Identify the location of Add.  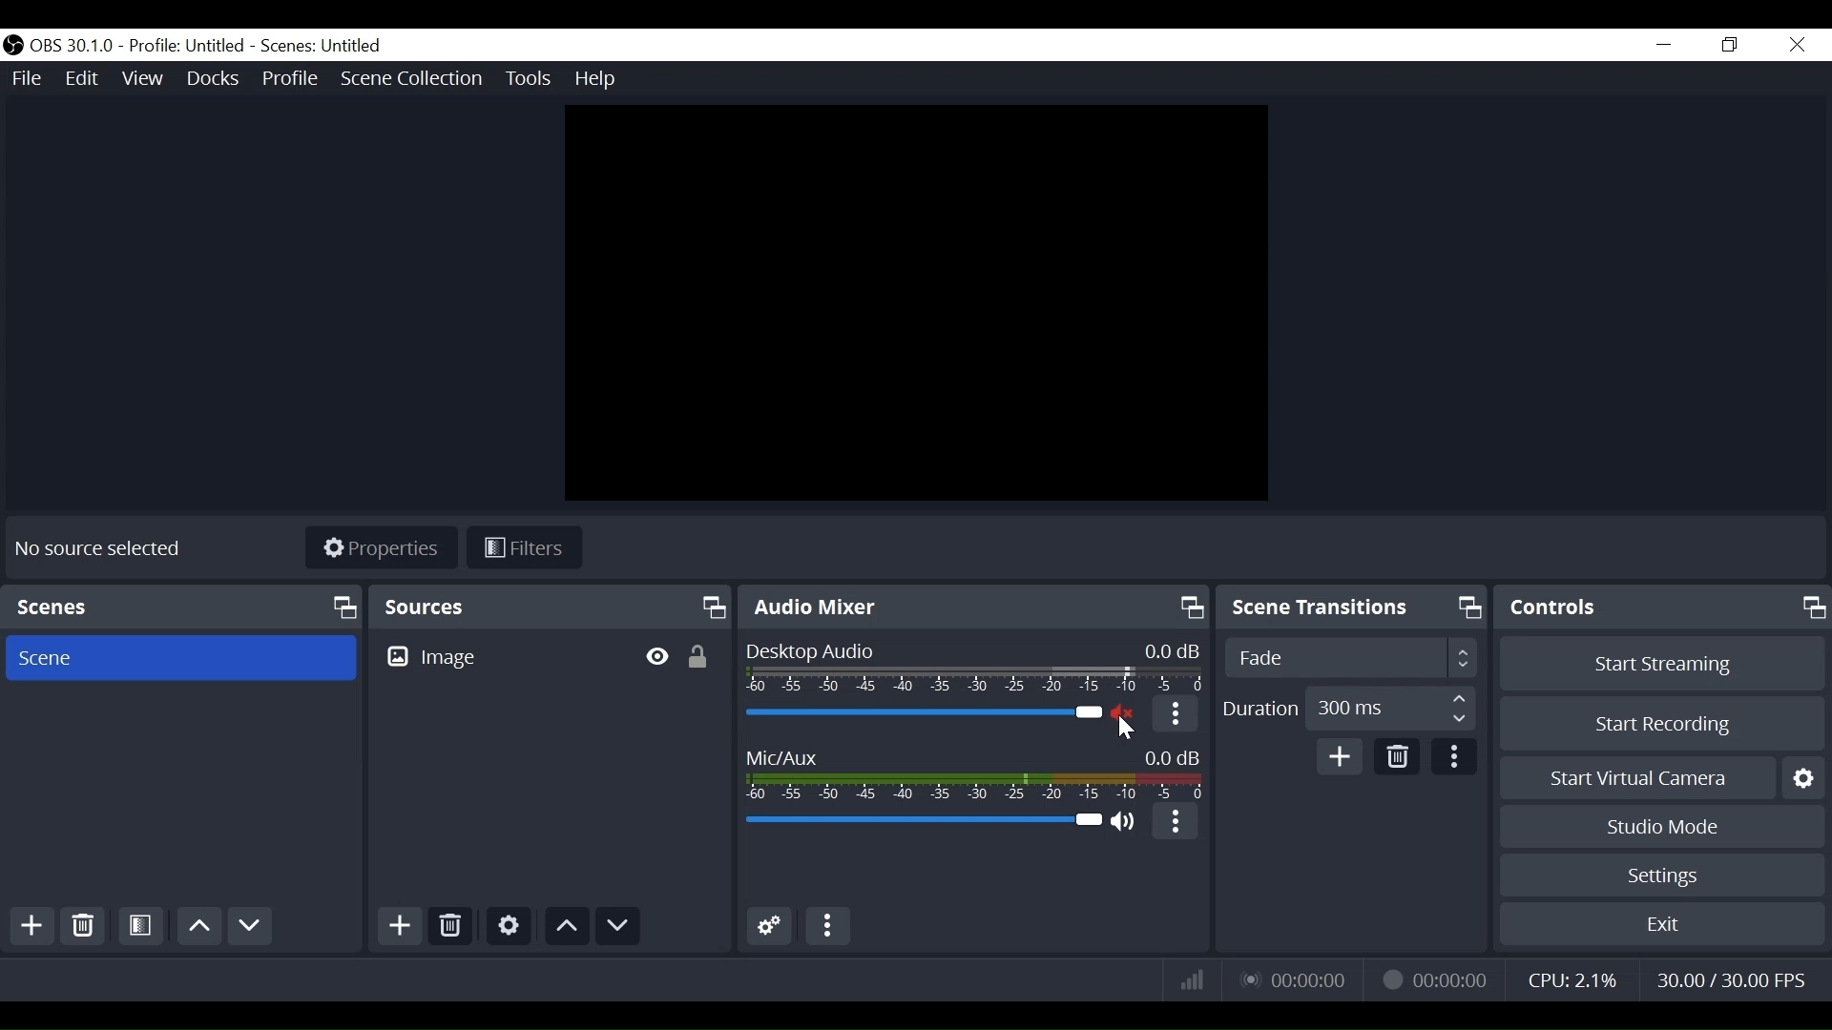
(1338, 756).